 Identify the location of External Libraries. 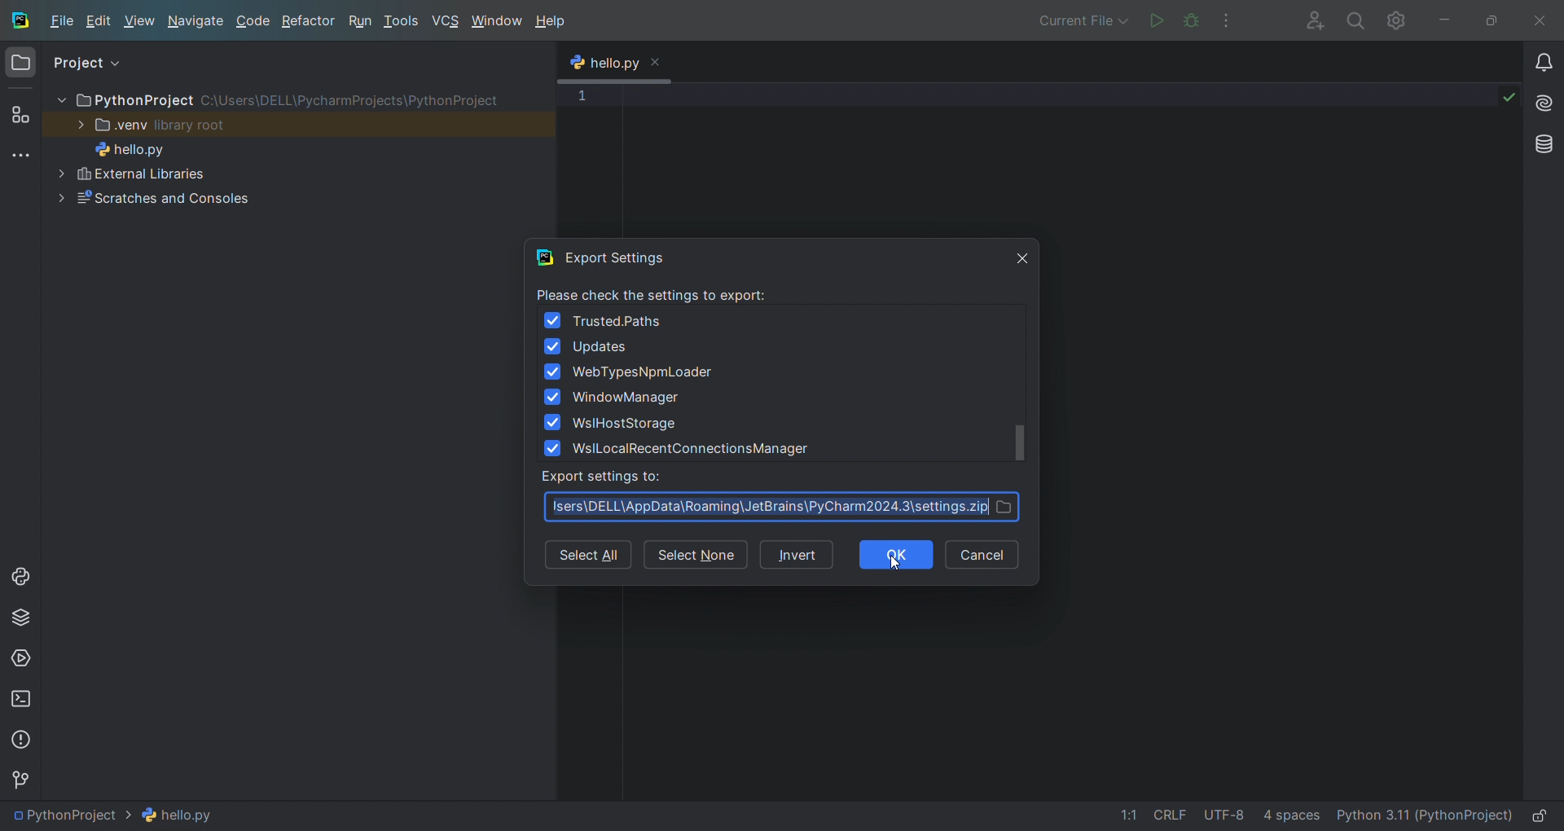
(207, 172).